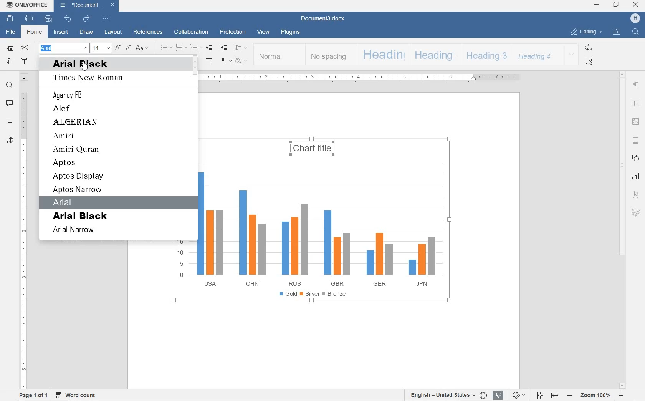  Describe the element at coordinates (518, 395) in the screenshot. I see `TRACK CHANGES` at that location.